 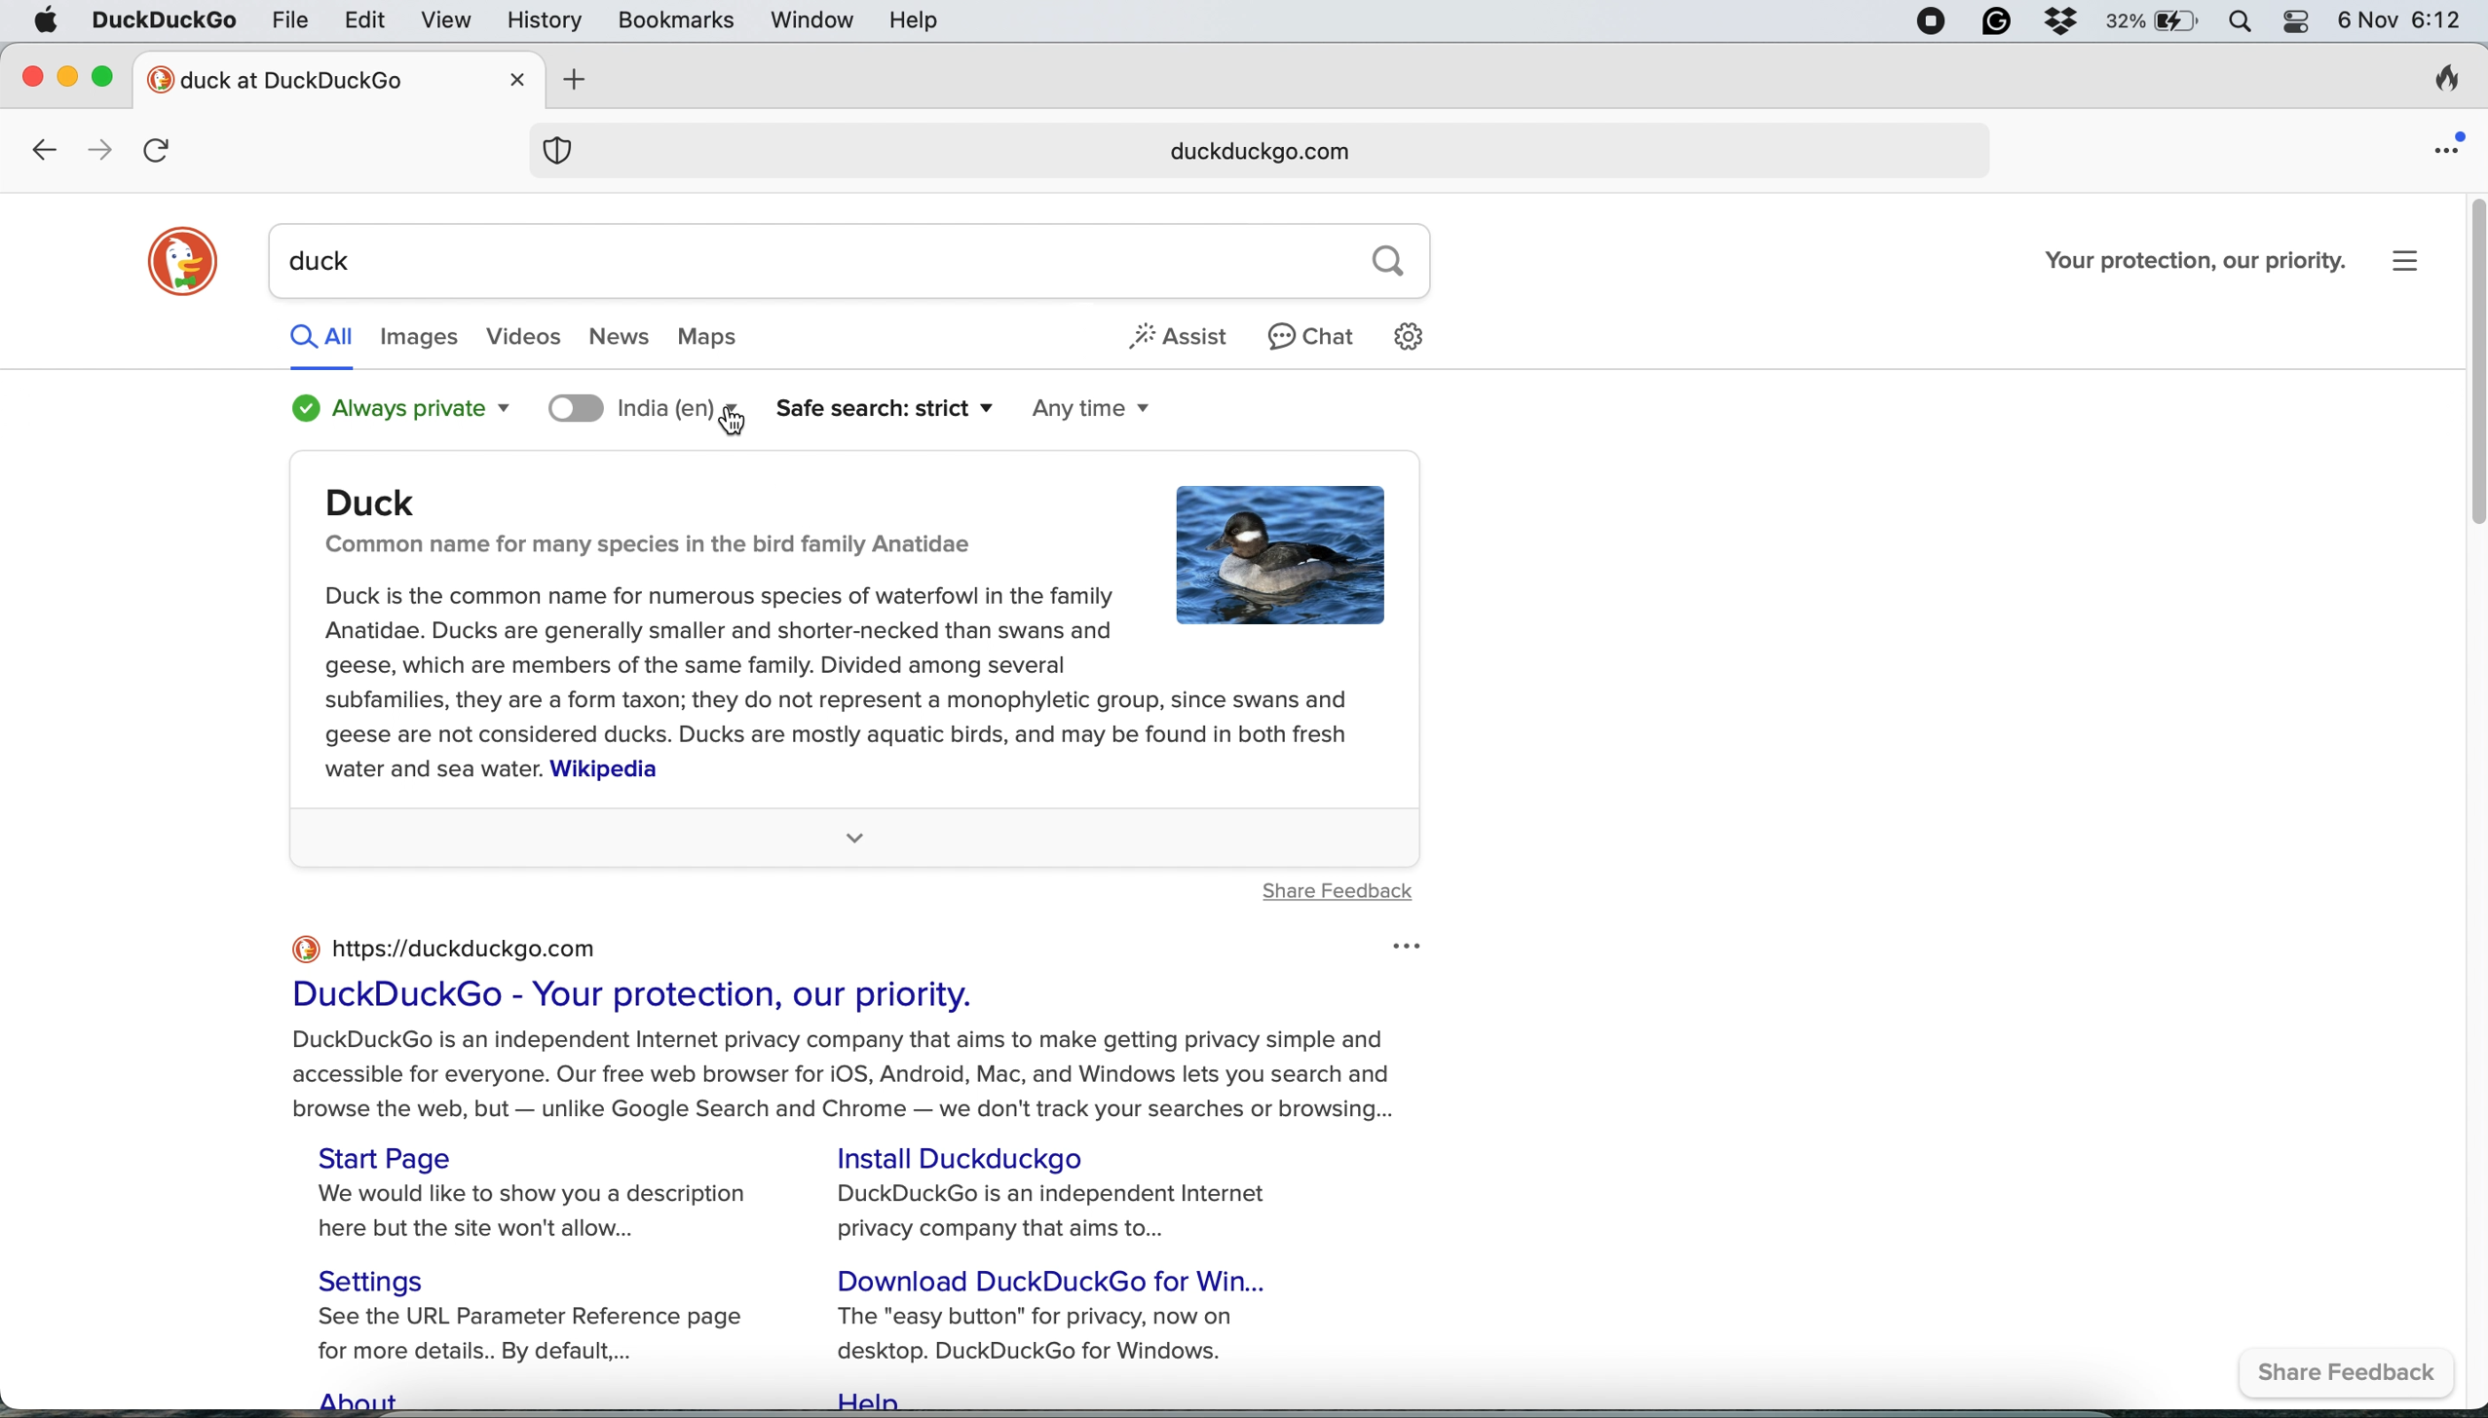 What do you see at coordinates (884, 409) in the screenshot?
I see `safe search` at bounding box center [884, 409].